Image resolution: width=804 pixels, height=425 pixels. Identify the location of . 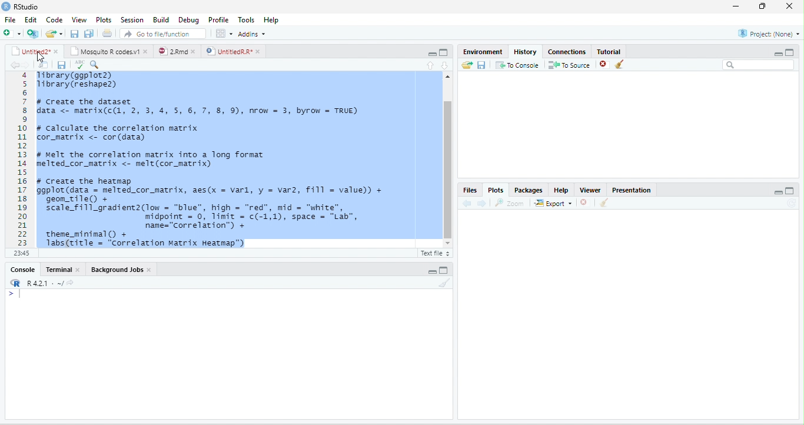
(768, 190).